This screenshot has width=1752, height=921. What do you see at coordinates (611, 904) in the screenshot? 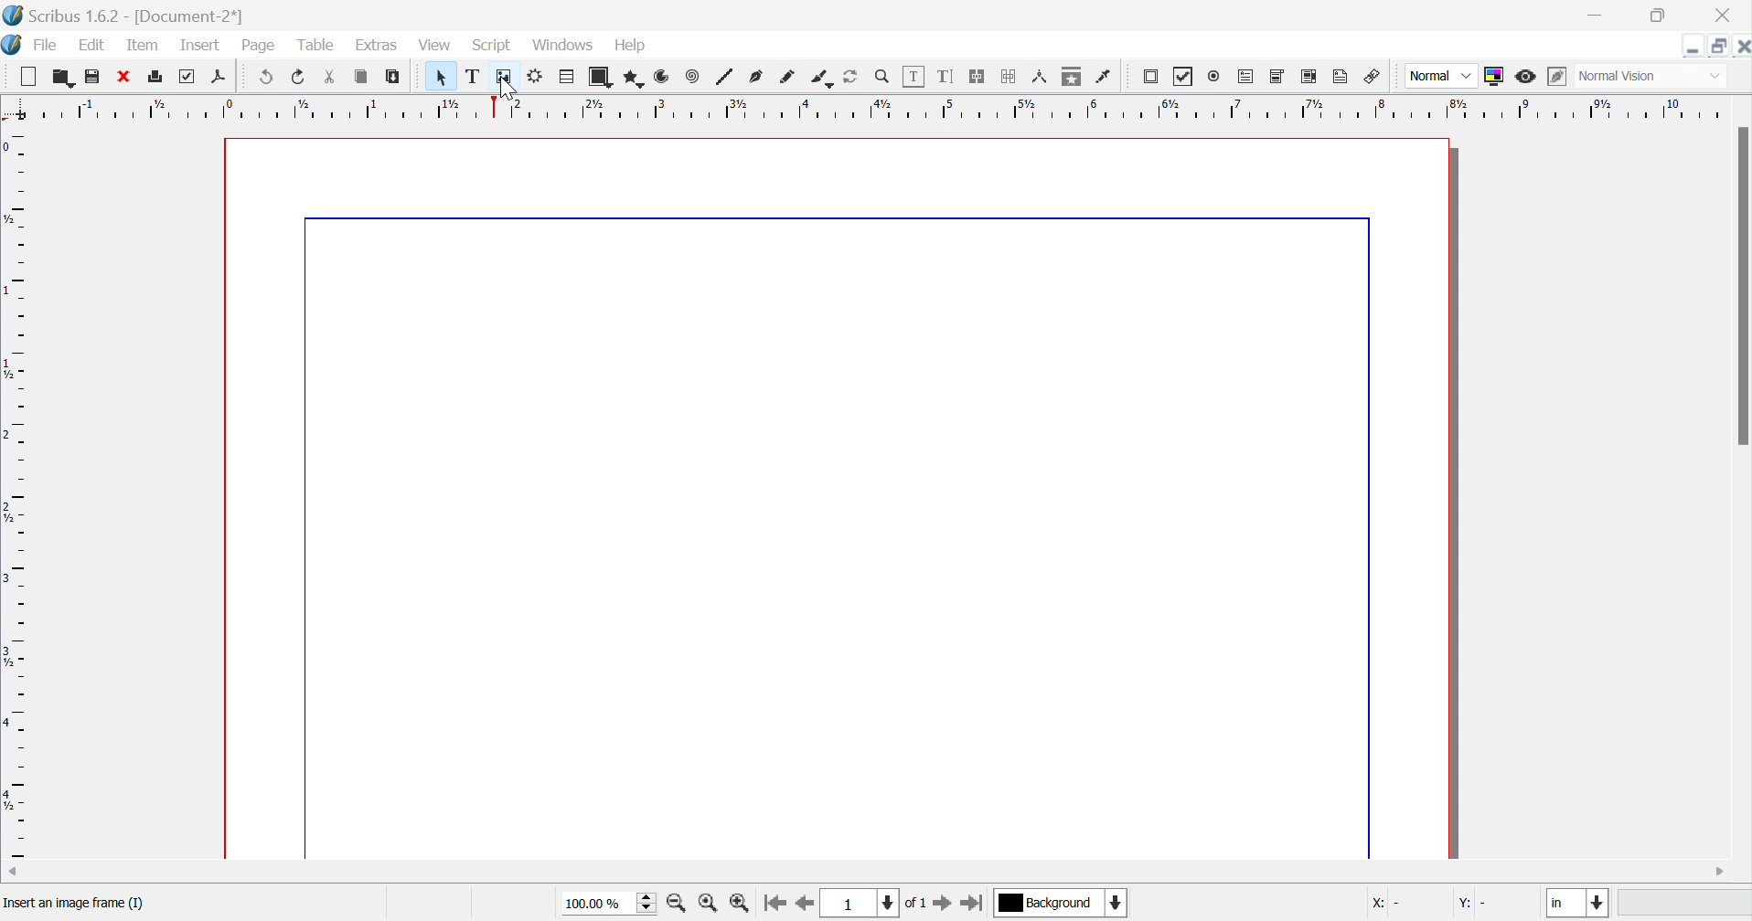
I see `100.00%` at bounding box center [611, 904].